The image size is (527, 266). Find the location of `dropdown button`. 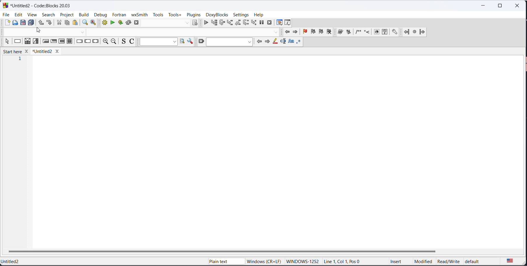

dropdown button is located at coordinates (277, 33).